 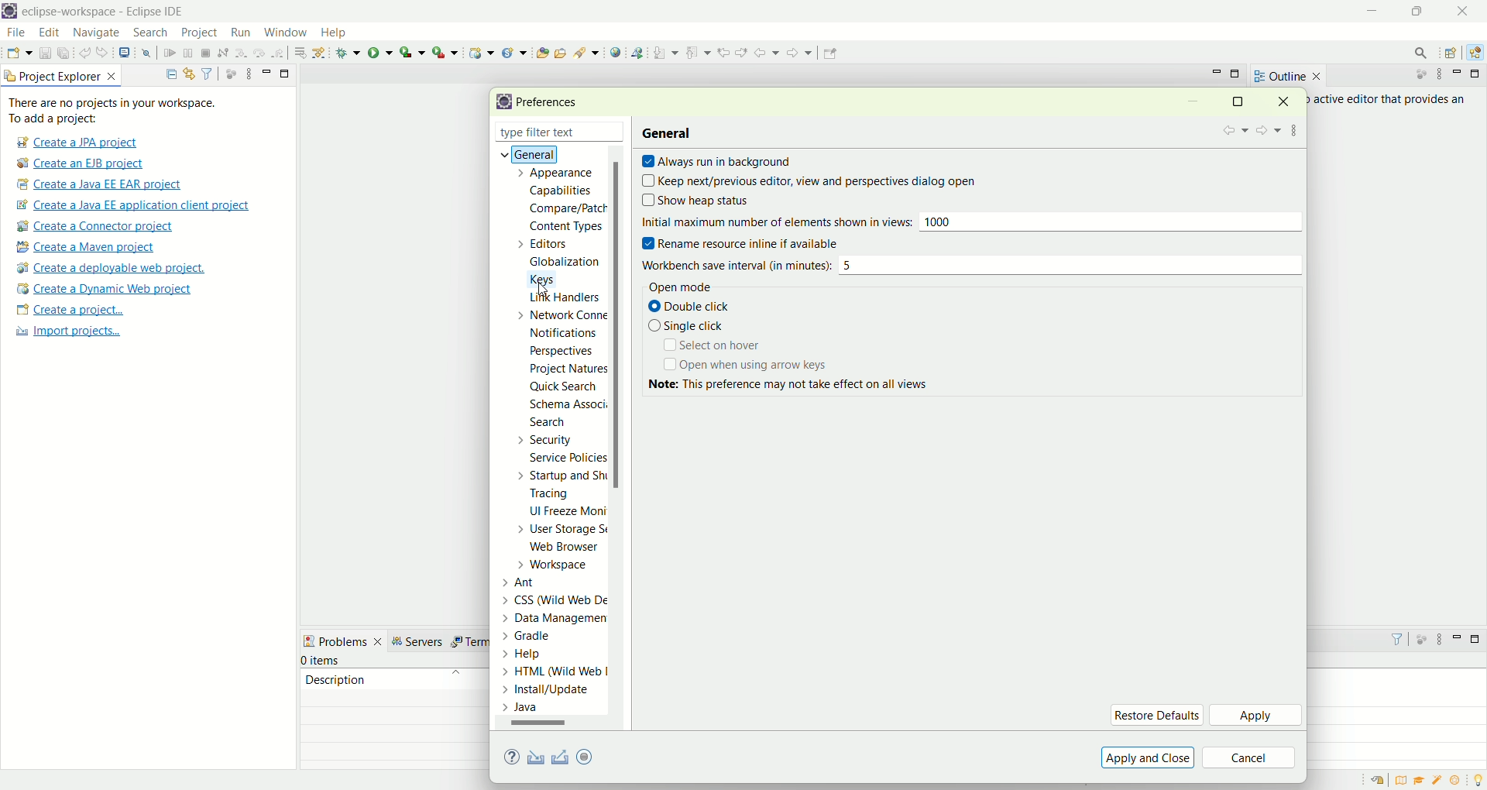 I want to click on show heap status, so click(x=723, y=201).